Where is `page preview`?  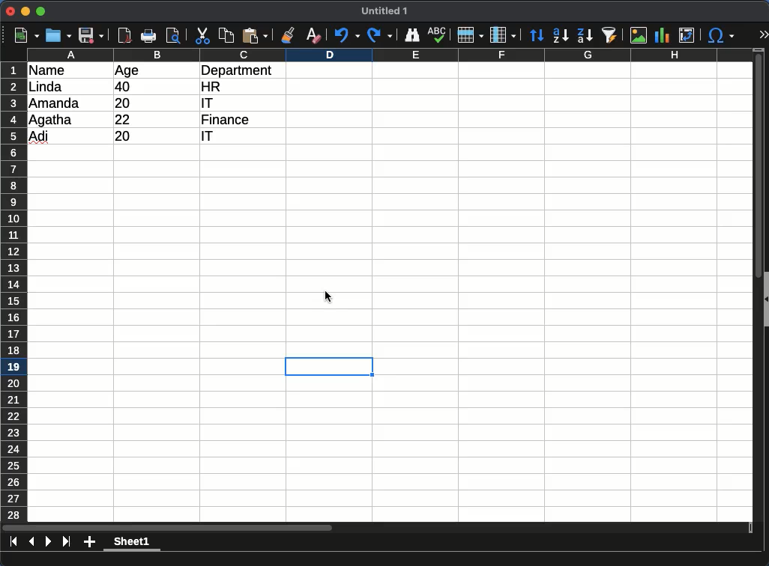 page preview is located at coordinates (176, 35).